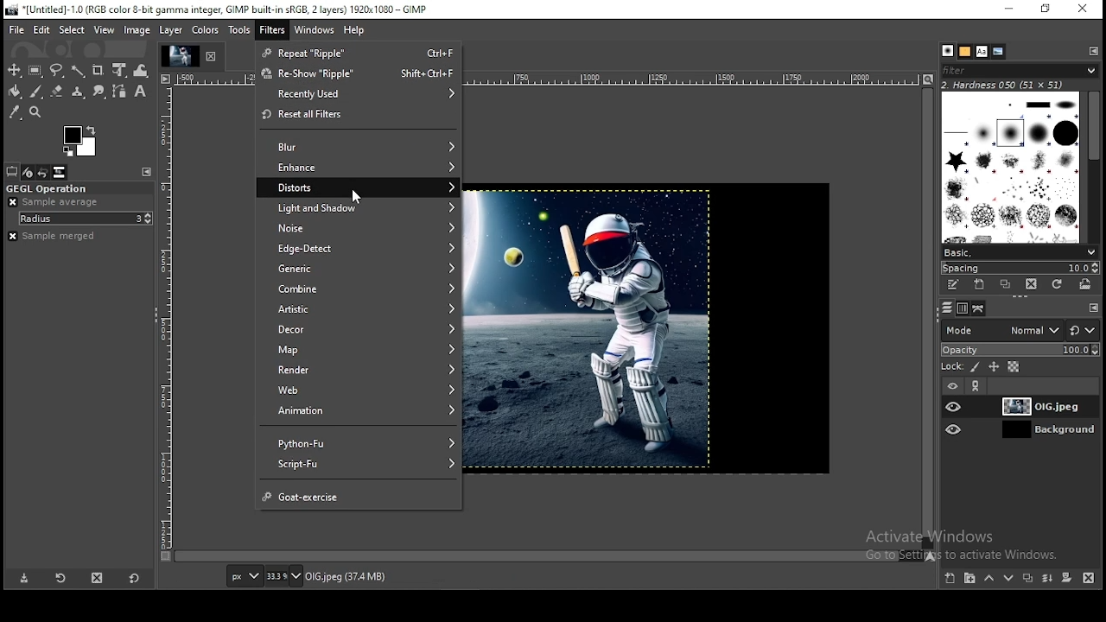 The image size is (1106, 622). Describe the element at coordinates (283, 577) in the screenshot. I see `zoom level` at that location.